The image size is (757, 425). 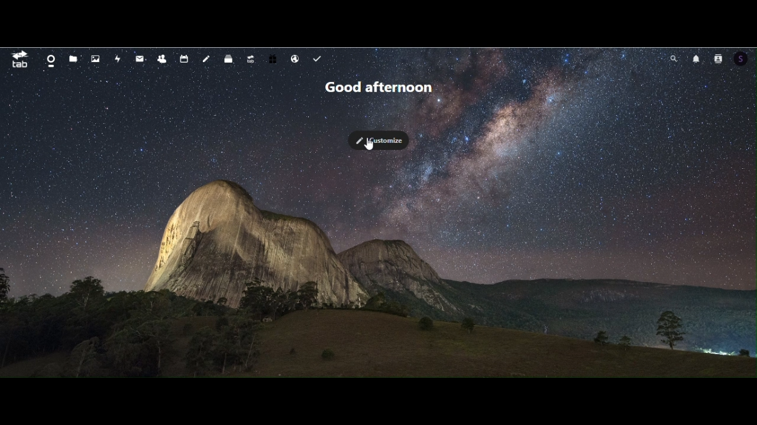 I want to click on contacts, so click(x=720, y=57).